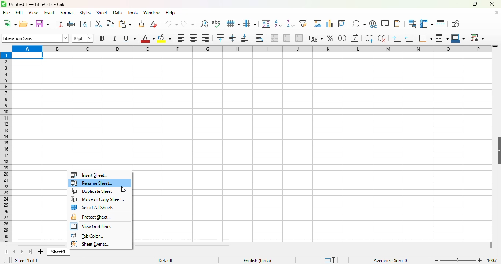  What do you see at coordinates (476, 38) in the screenshot?
I see `conditional` at bounding box center [476, 38].